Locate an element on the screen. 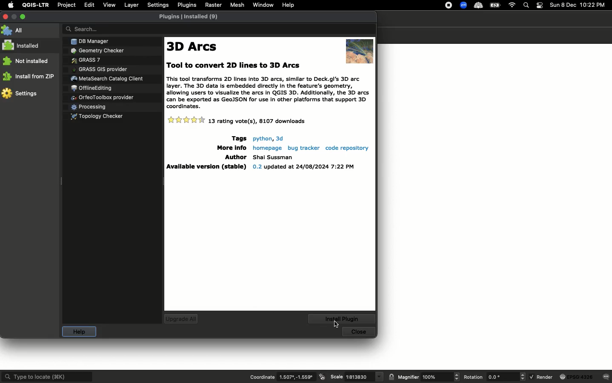  Plugins is located at coordinates (92, 87).